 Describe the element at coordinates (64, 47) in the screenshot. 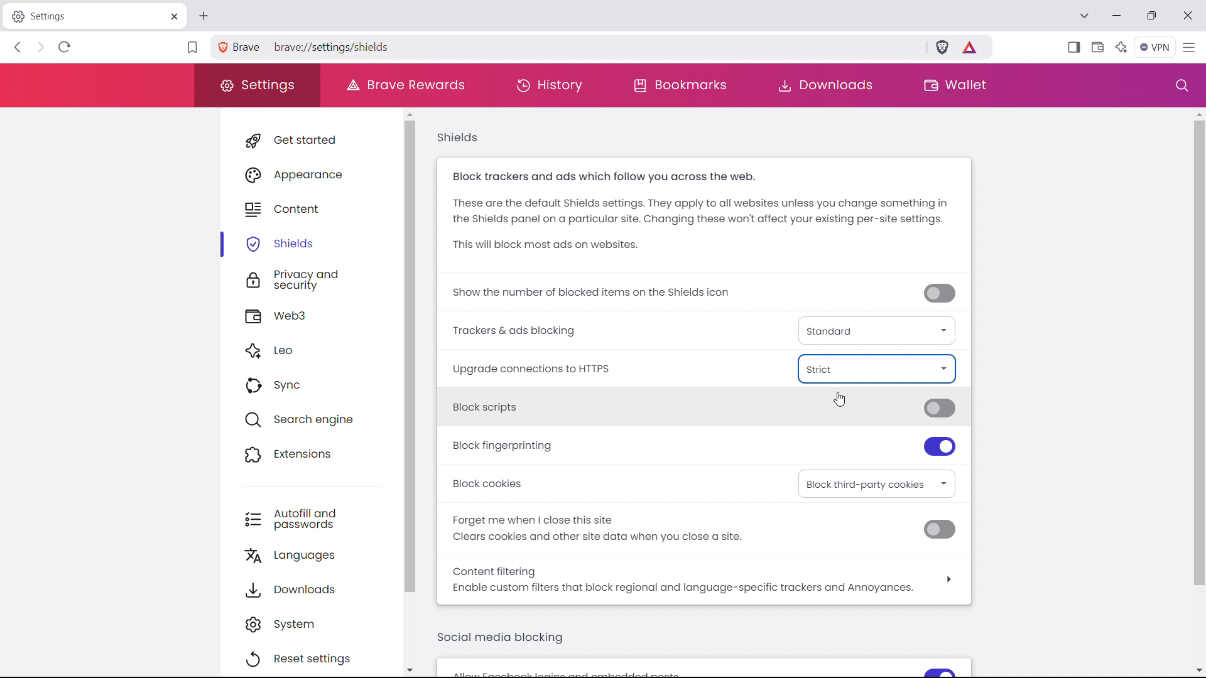

I see `refrsh this page` at that location.